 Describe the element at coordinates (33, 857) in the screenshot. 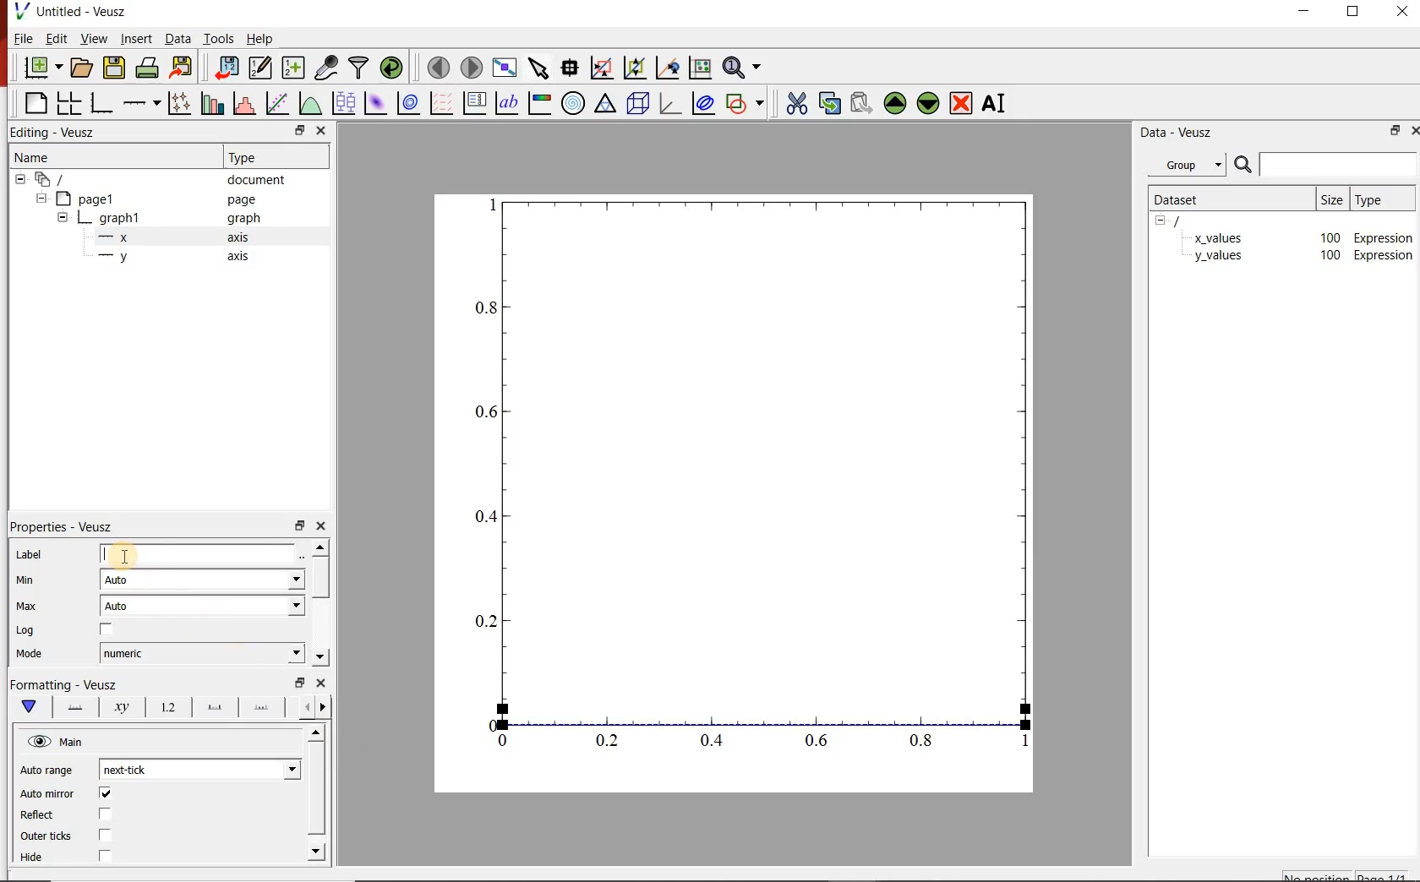

I see `Hide` at that location.